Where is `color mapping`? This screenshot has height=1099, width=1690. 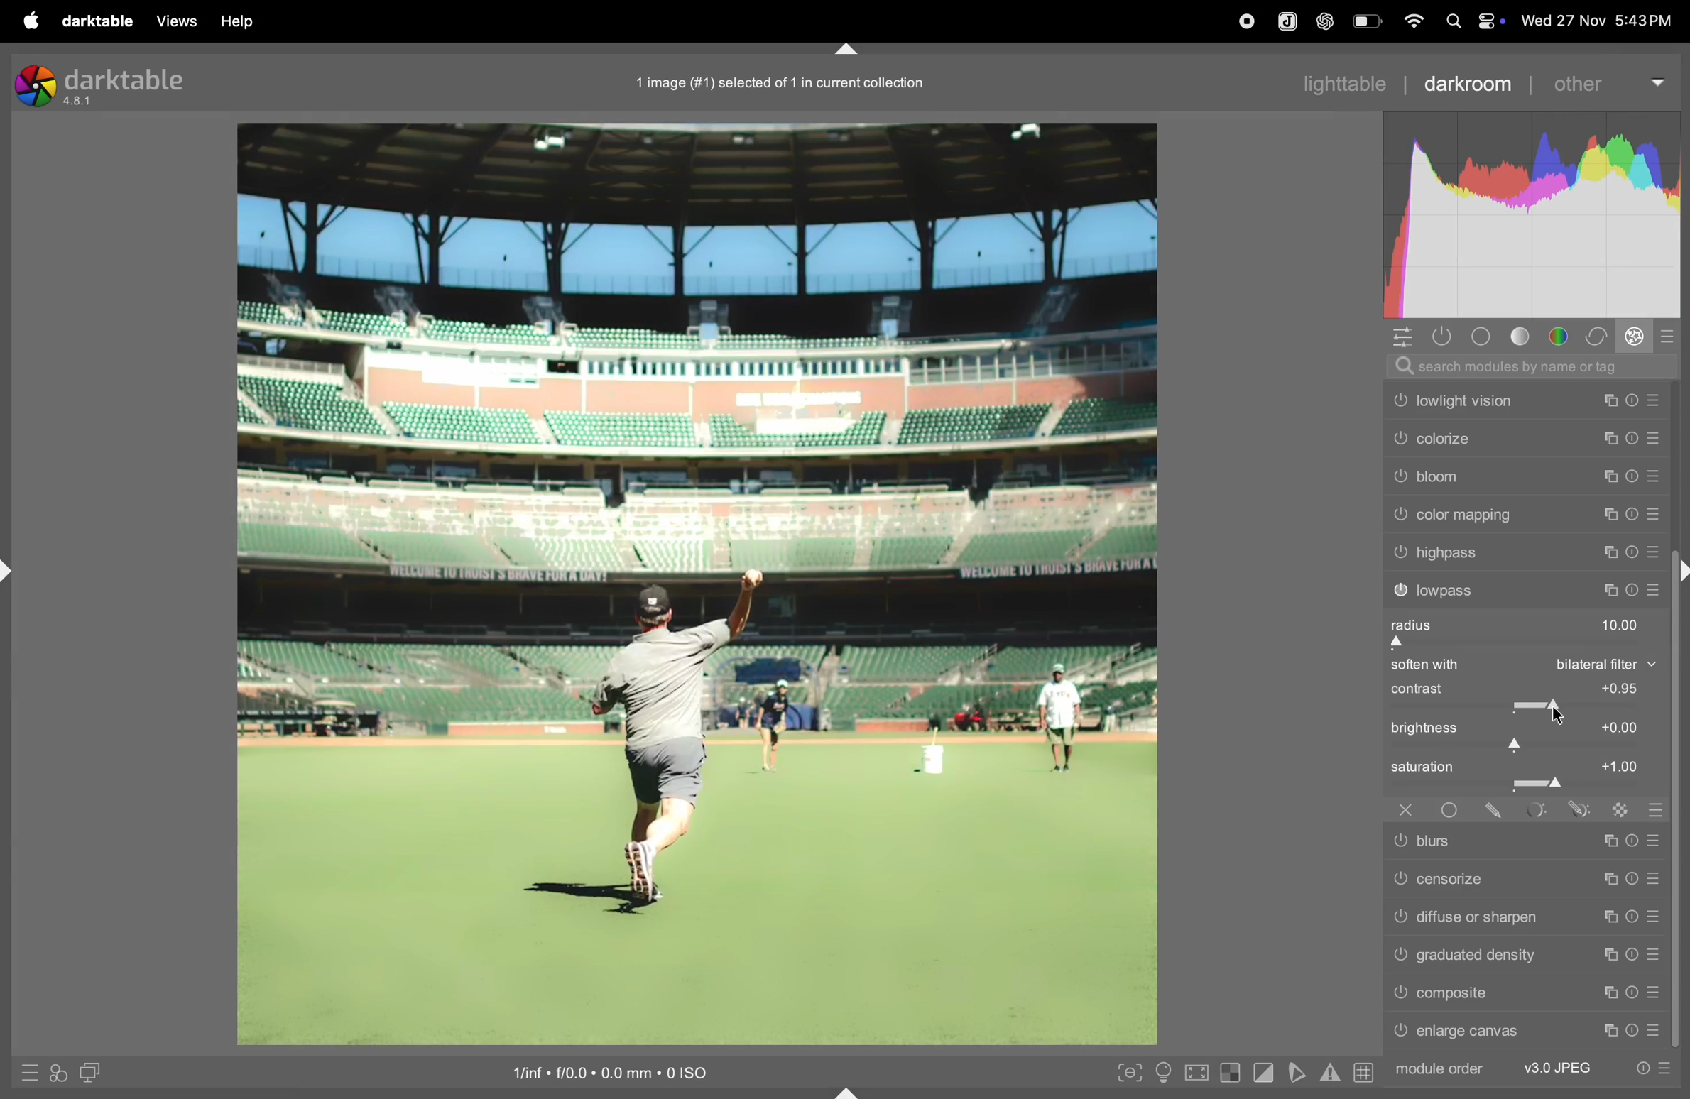
color mapping is located at coordinates (1522, 517).